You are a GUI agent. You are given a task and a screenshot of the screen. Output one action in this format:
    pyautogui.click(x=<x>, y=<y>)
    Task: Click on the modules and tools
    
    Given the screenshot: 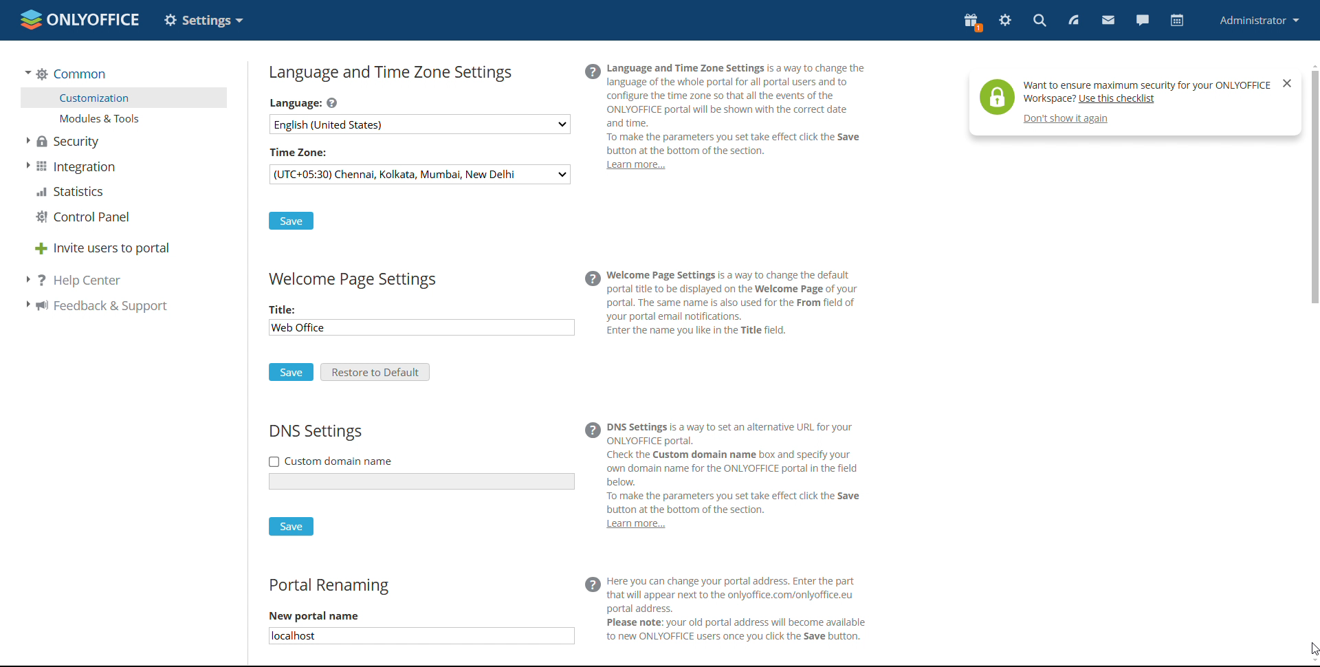 What is the action you would take?
    pyautogui.click(x=125, y=118)
    